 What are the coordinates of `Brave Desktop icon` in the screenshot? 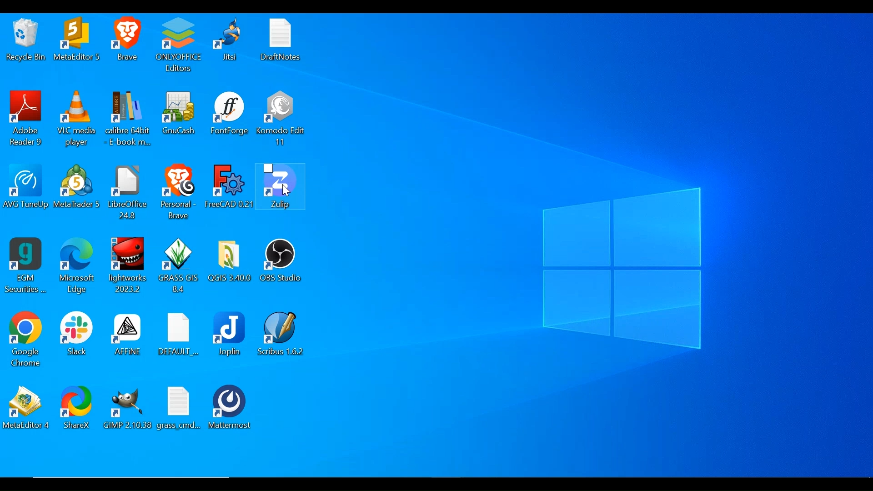 It's located at (129, 39).